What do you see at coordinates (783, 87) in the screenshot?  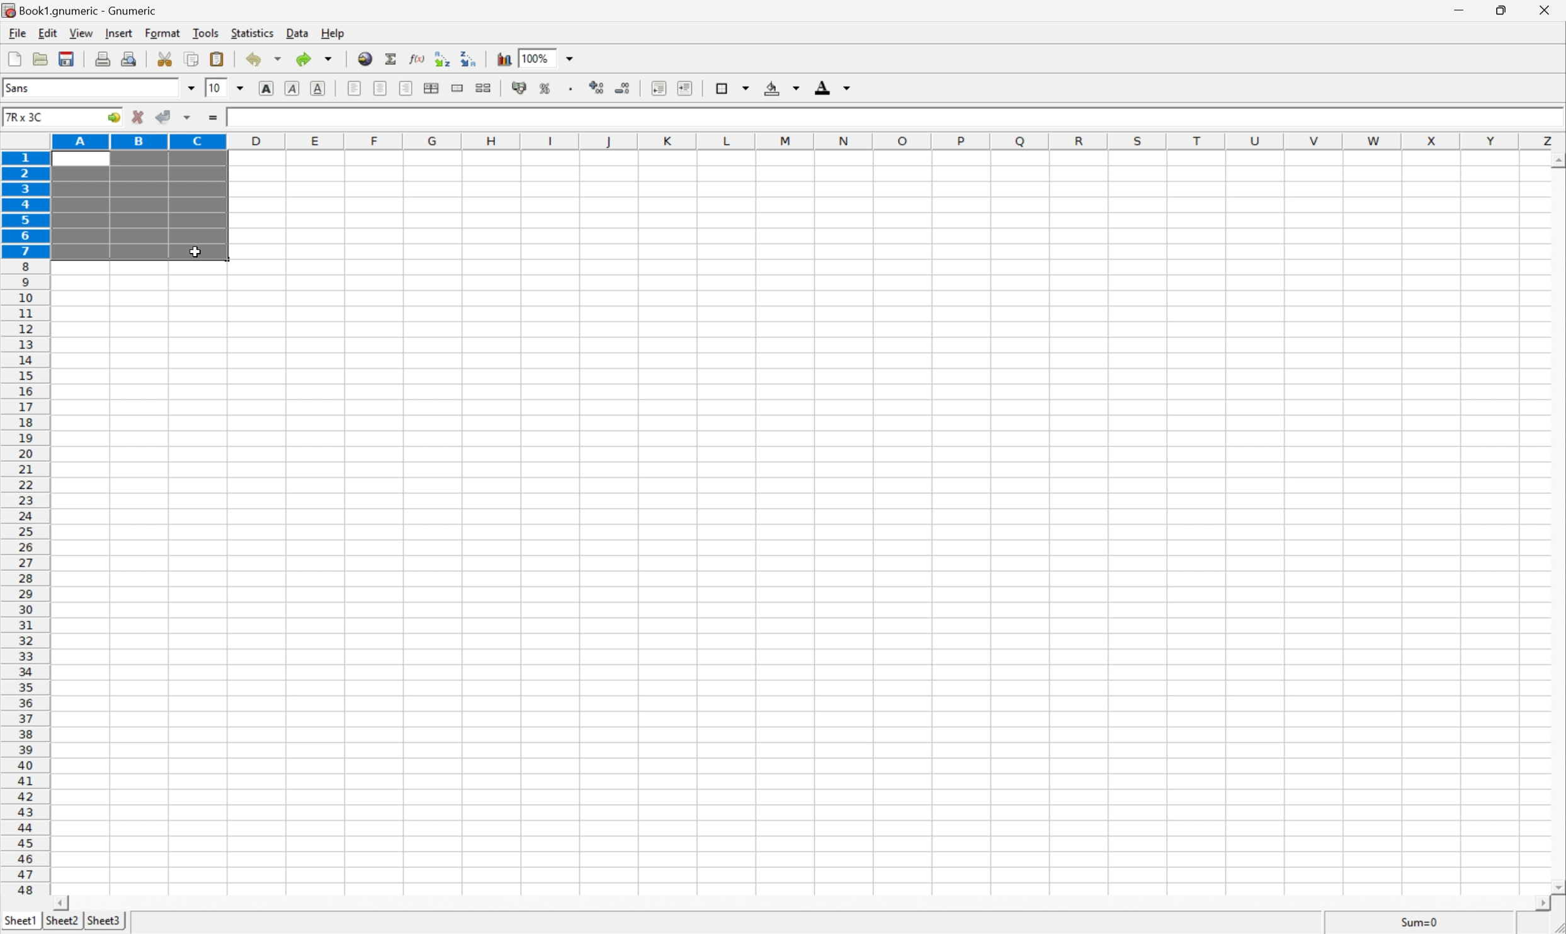 I see `background color` at bounding box center [783, 87].